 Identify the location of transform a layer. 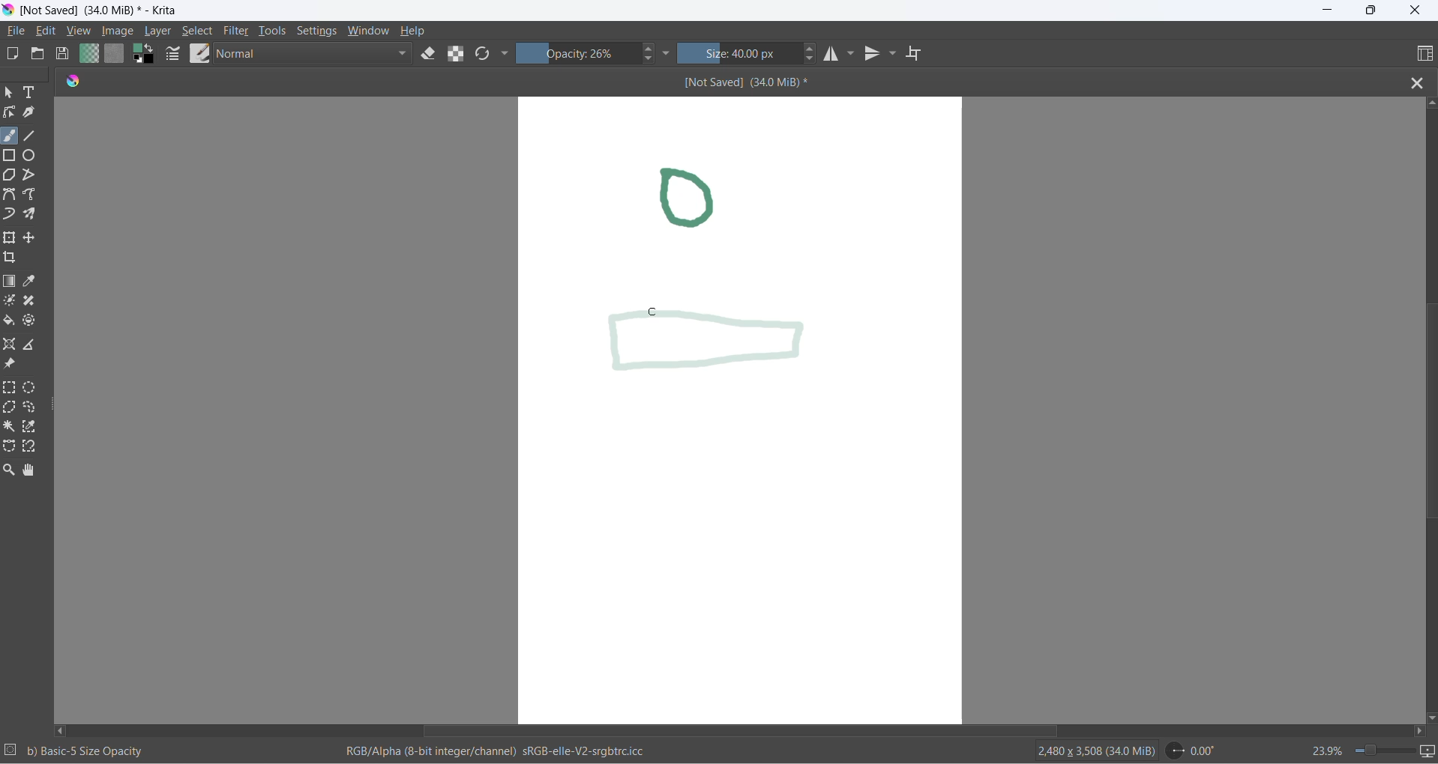
(11, 239).